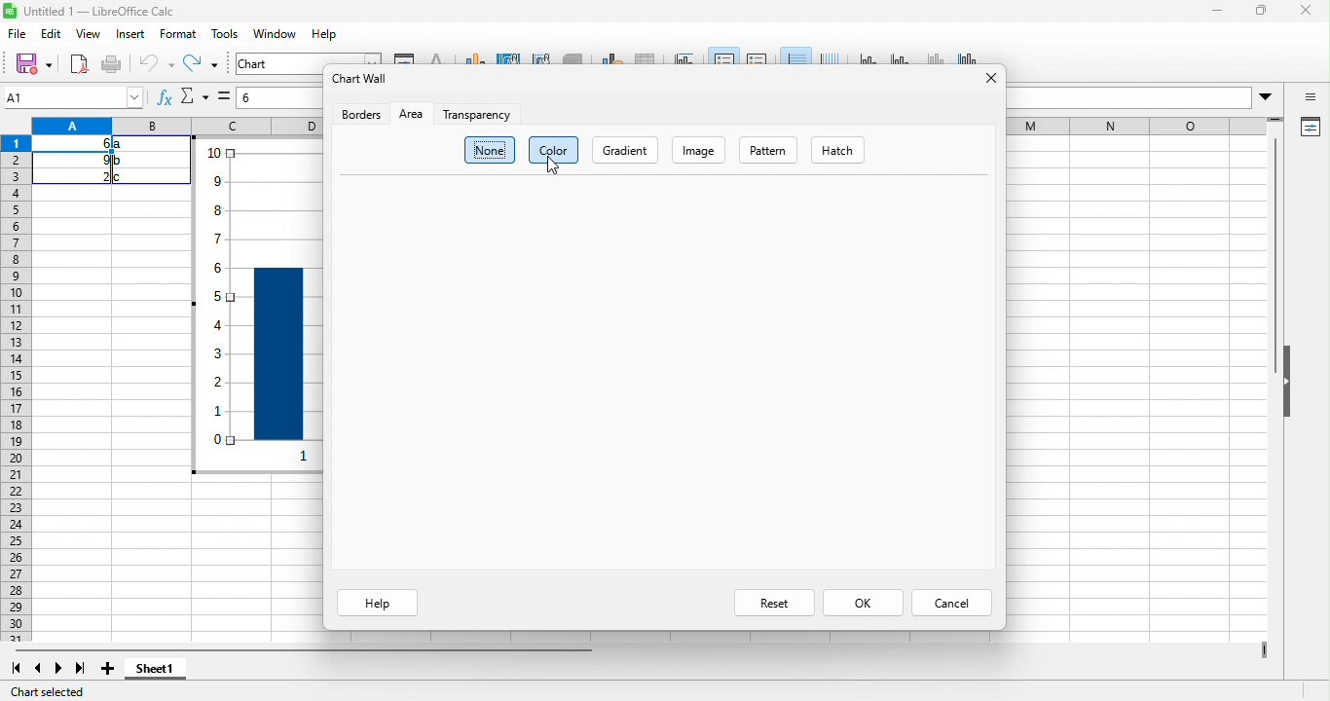  What do you see at coordinates (342, 652) in the screenshot?
I see `horizontal scroll bar` at bounding box center [342, 652].